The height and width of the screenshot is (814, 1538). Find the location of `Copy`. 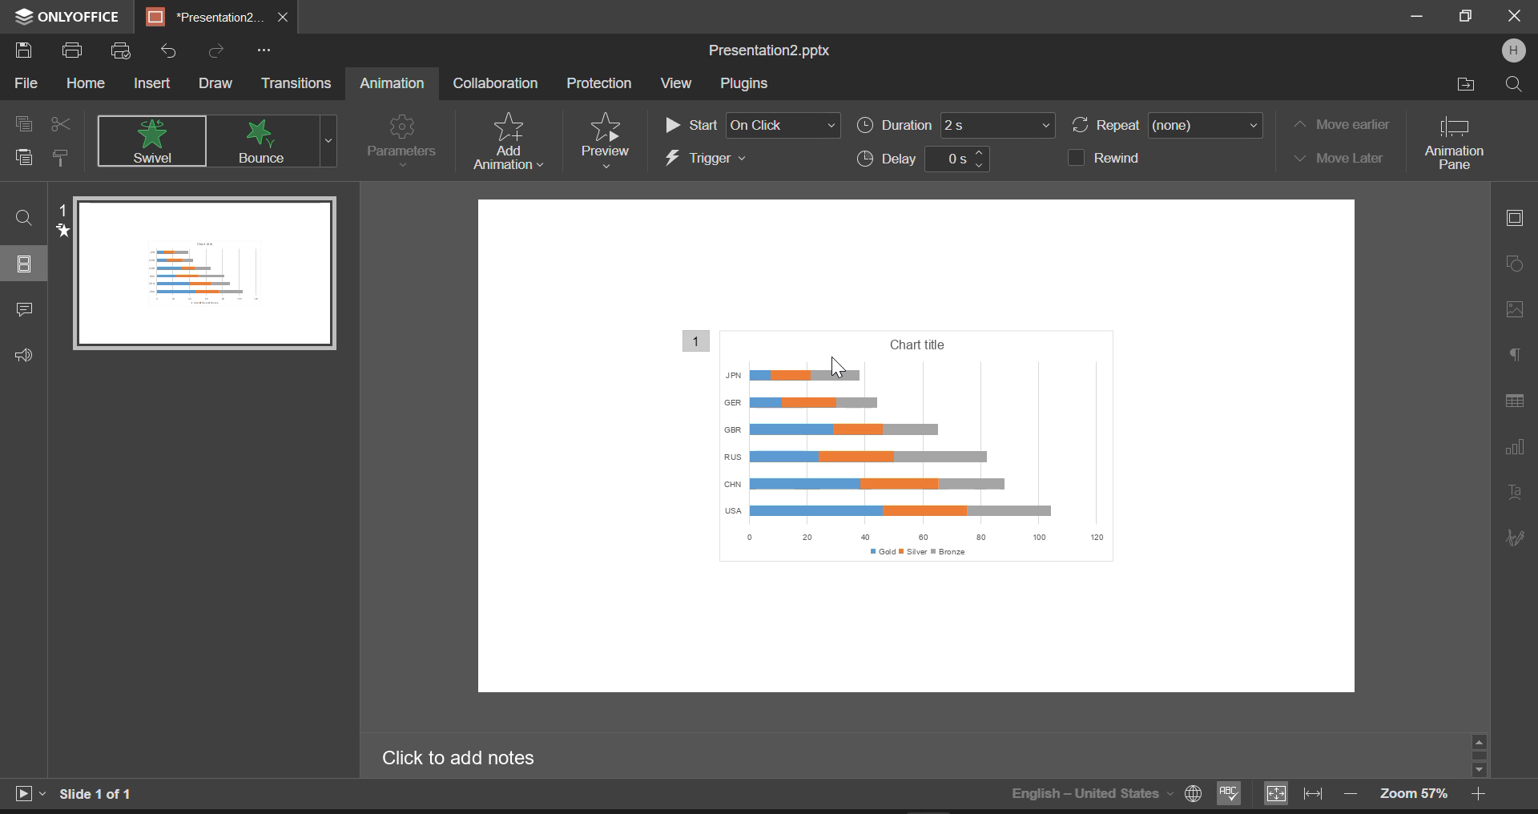

Copy is located at coordinates (25, 122).